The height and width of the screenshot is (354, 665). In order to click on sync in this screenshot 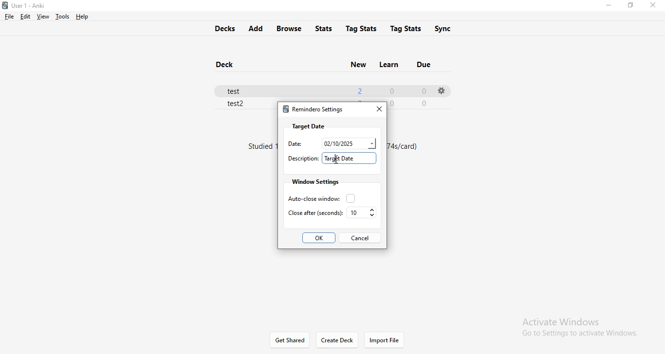, I will do `click(449, 29)`.